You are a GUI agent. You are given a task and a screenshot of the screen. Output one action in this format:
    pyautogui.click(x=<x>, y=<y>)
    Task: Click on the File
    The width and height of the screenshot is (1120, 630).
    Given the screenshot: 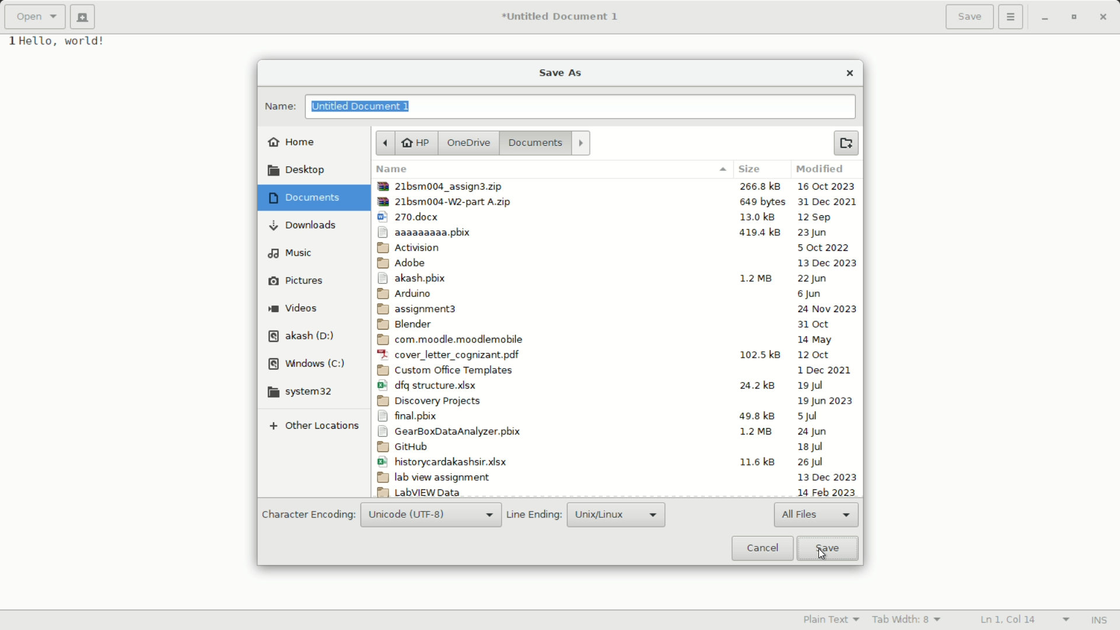 What is the action you would take?
    pyautogui.click(x=615, y=400)
    